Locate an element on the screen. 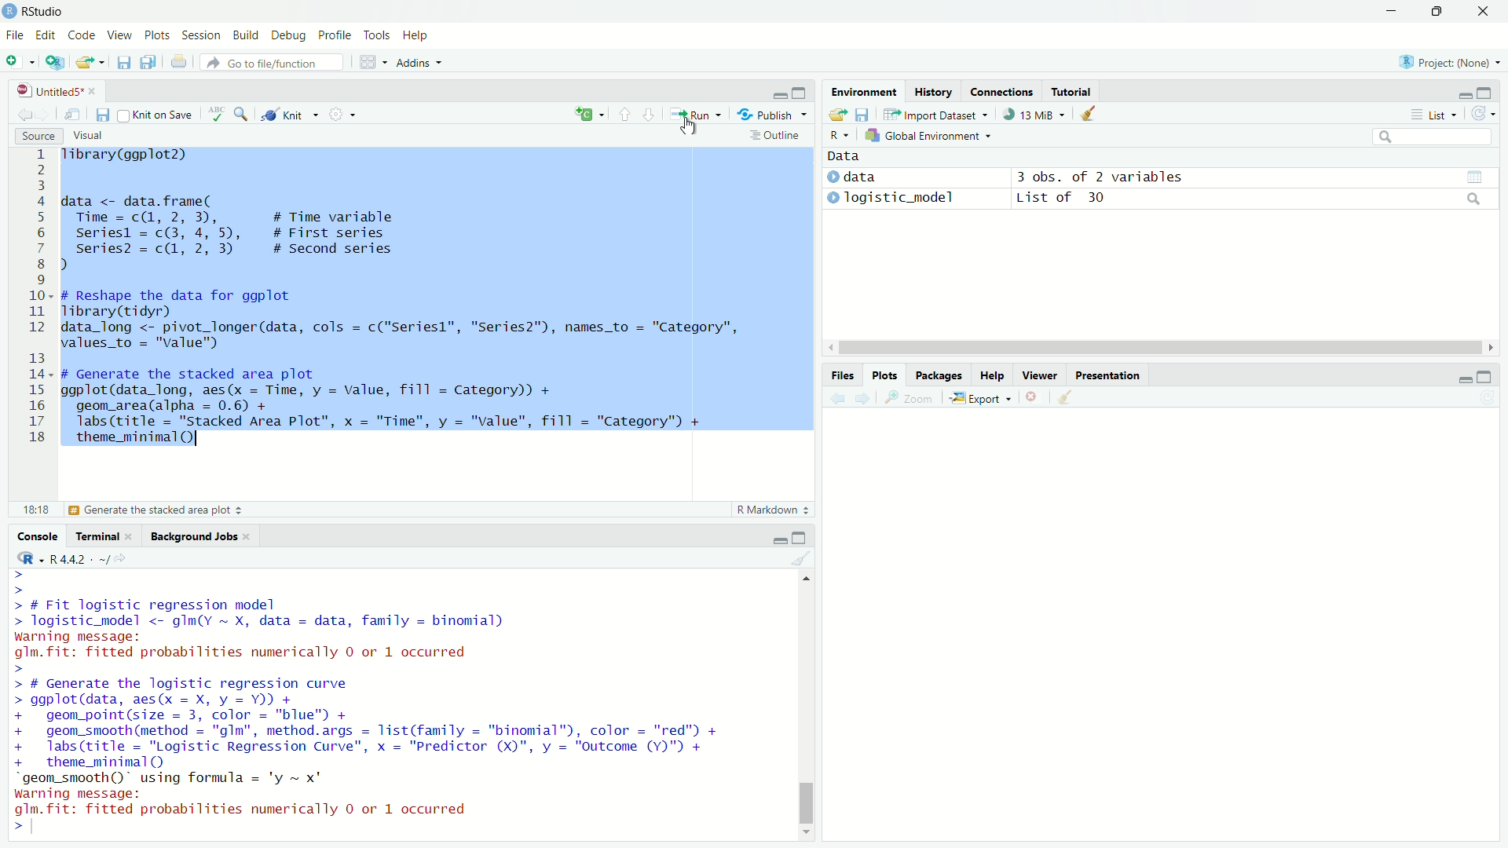 This screenshot has height=848, width=1508. Addins is located at coordinates (415, 63).